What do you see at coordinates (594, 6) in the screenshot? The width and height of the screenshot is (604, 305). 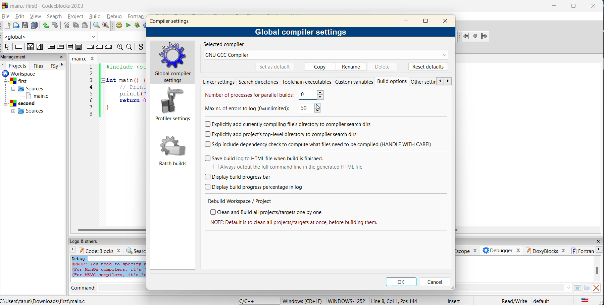 I see `close` at bounding box center [594, 6].